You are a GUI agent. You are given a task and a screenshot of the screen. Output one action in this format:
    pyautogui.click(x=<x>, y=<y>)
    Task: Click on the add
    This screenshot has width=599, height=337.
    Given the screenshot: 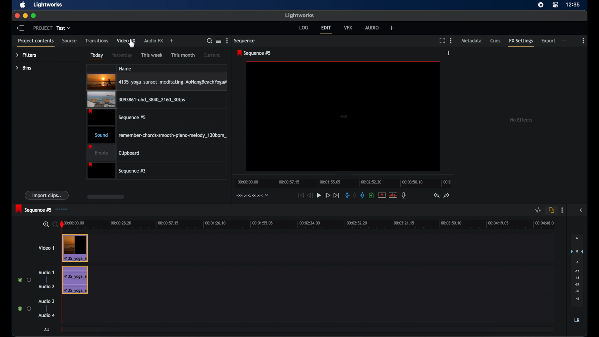 What is the action you would take?
    pyautogui.click(x=392, y=28)
    